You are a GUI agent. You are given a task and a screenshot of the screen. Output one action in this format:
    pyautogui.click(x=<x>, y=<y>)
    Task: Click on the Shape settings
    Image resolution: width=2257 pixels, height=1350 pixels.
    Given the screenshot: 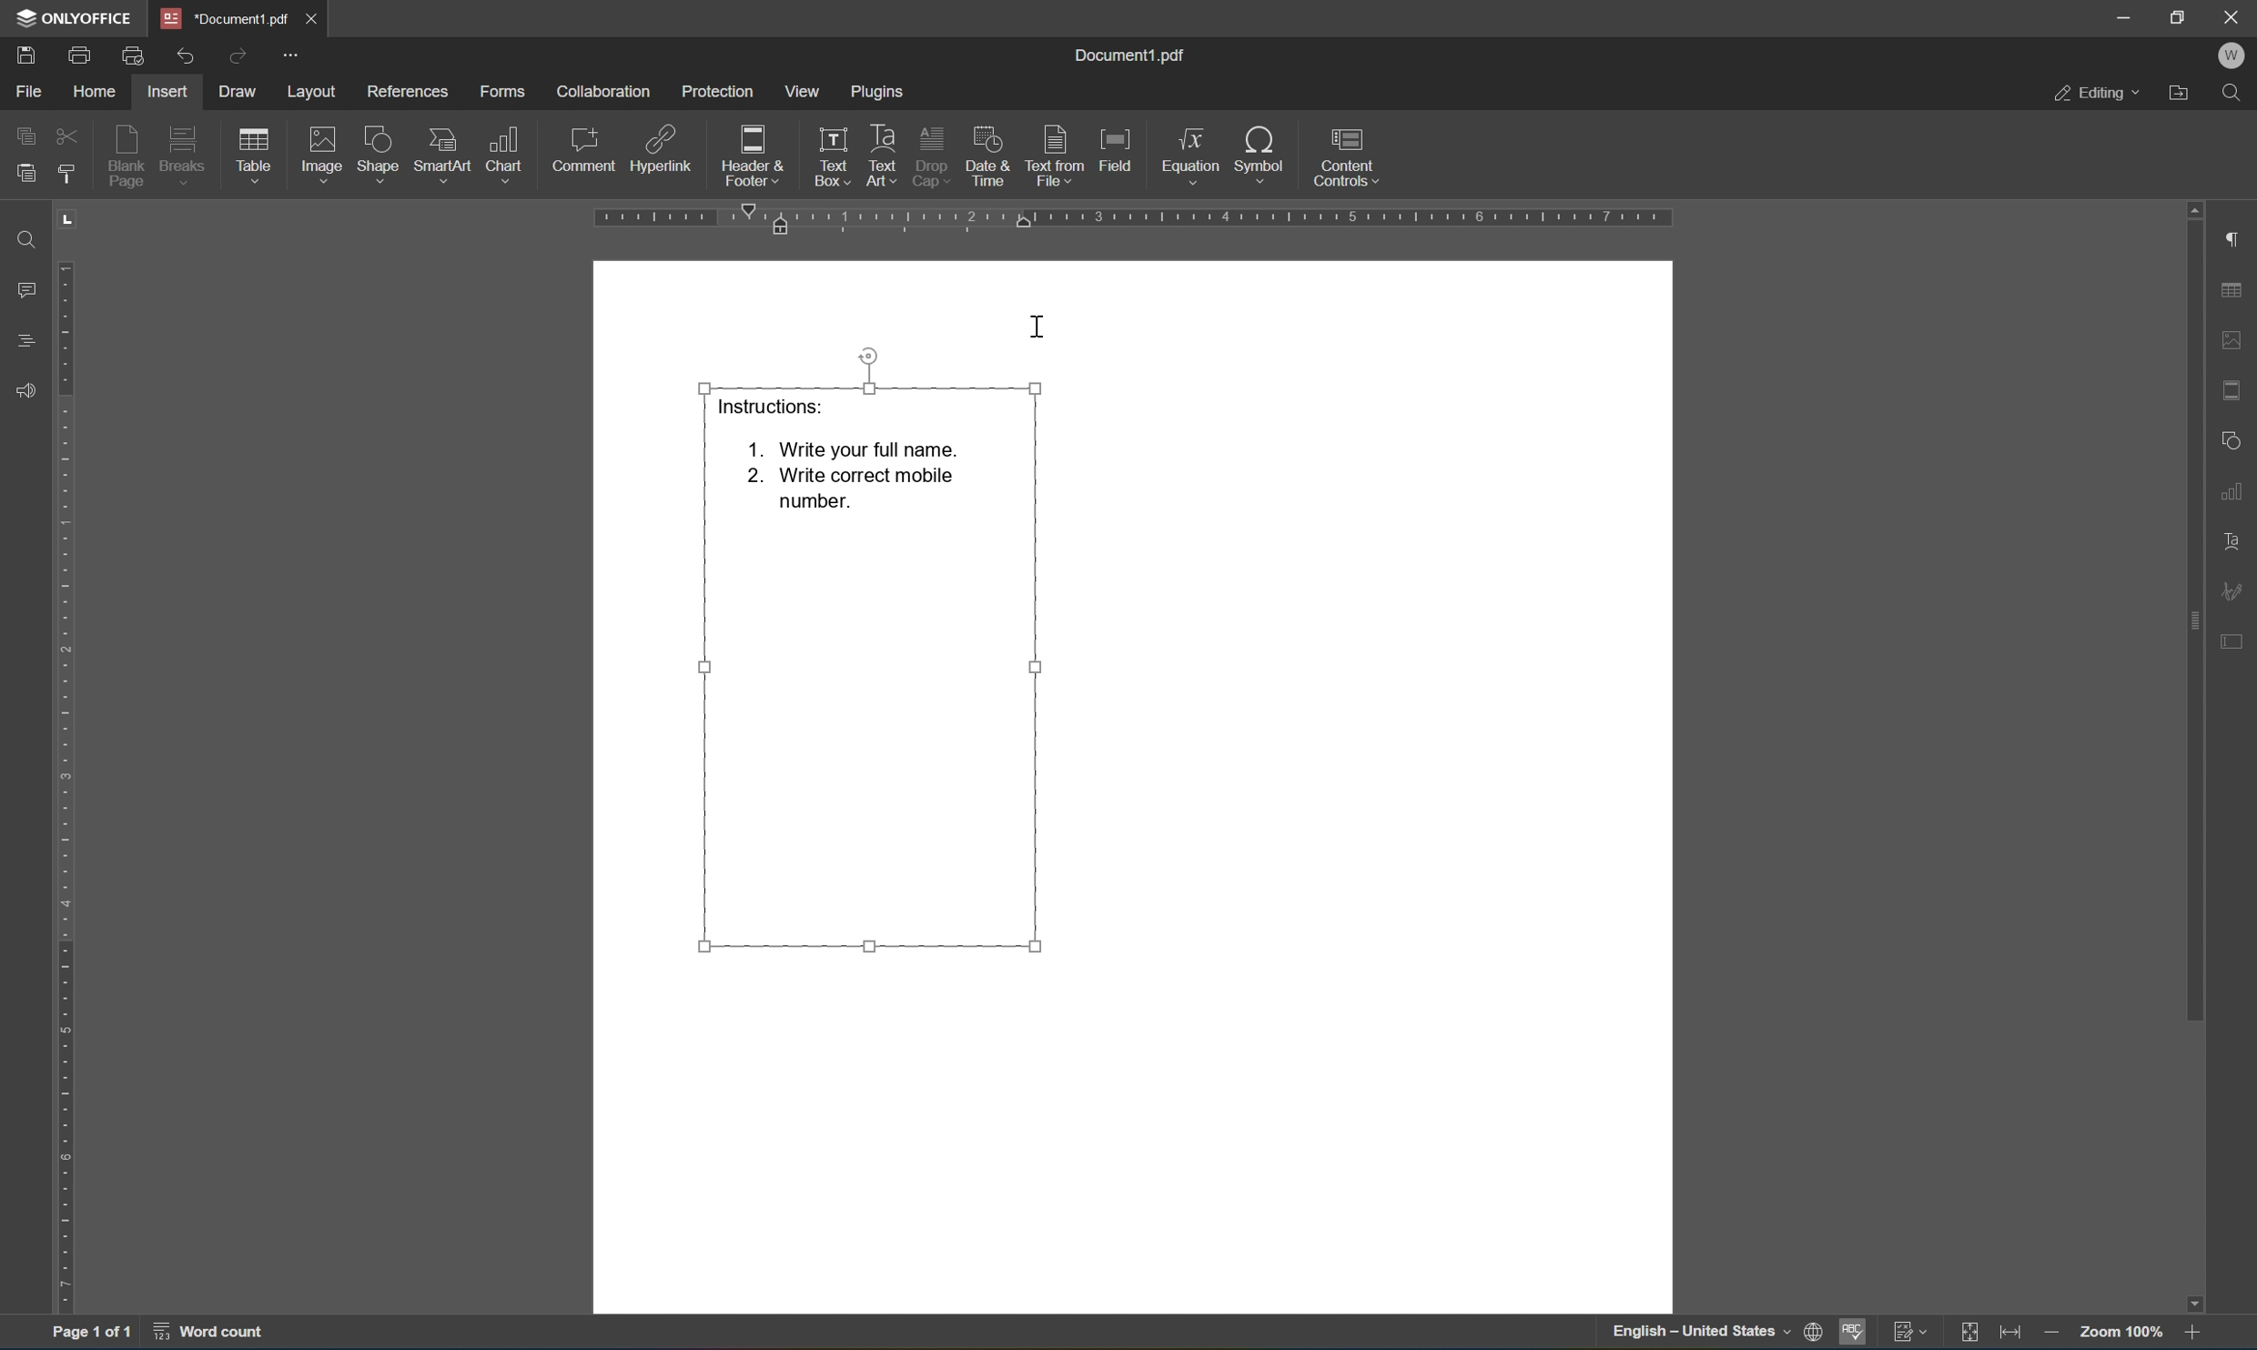 What is the action you would take?
    pyautogui.click(x=2233, y=438)
    